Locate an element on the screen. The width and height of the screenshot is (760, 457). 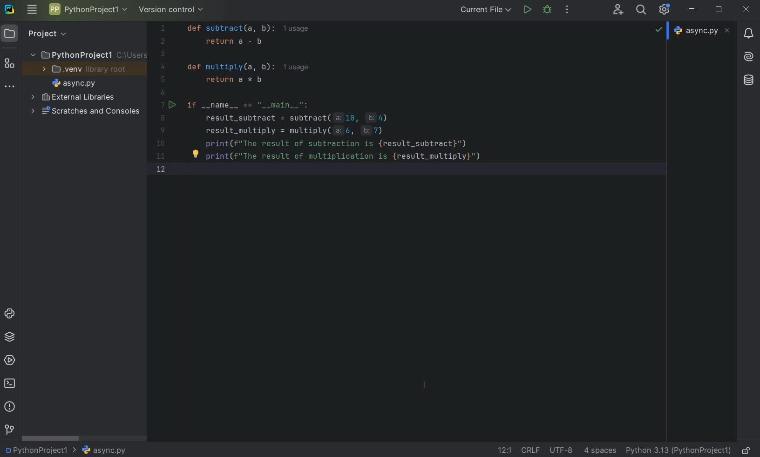
SCROLLBAR is located at coordinates (51, 437).